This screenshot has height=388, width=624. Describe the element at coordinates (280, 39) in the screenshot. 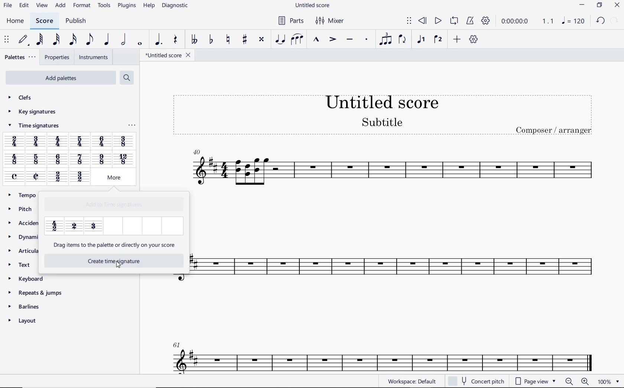

I see `TIE` at that location.